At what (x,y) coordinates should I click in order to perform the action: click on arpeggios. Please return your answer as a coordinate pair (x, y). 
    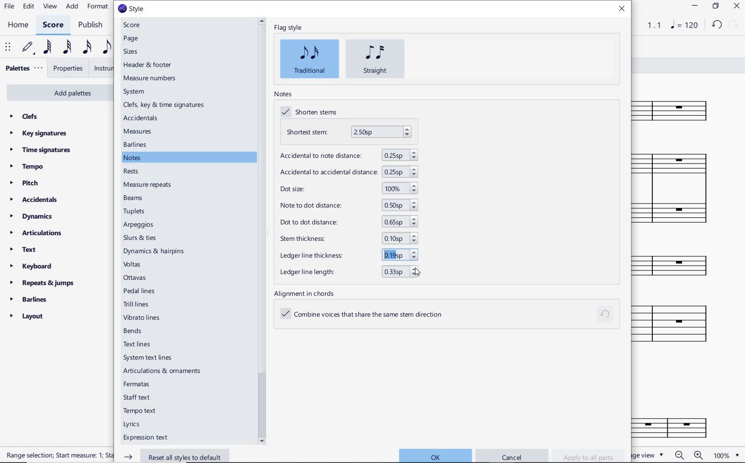
    Looking at the image, I should click on (154, 225).